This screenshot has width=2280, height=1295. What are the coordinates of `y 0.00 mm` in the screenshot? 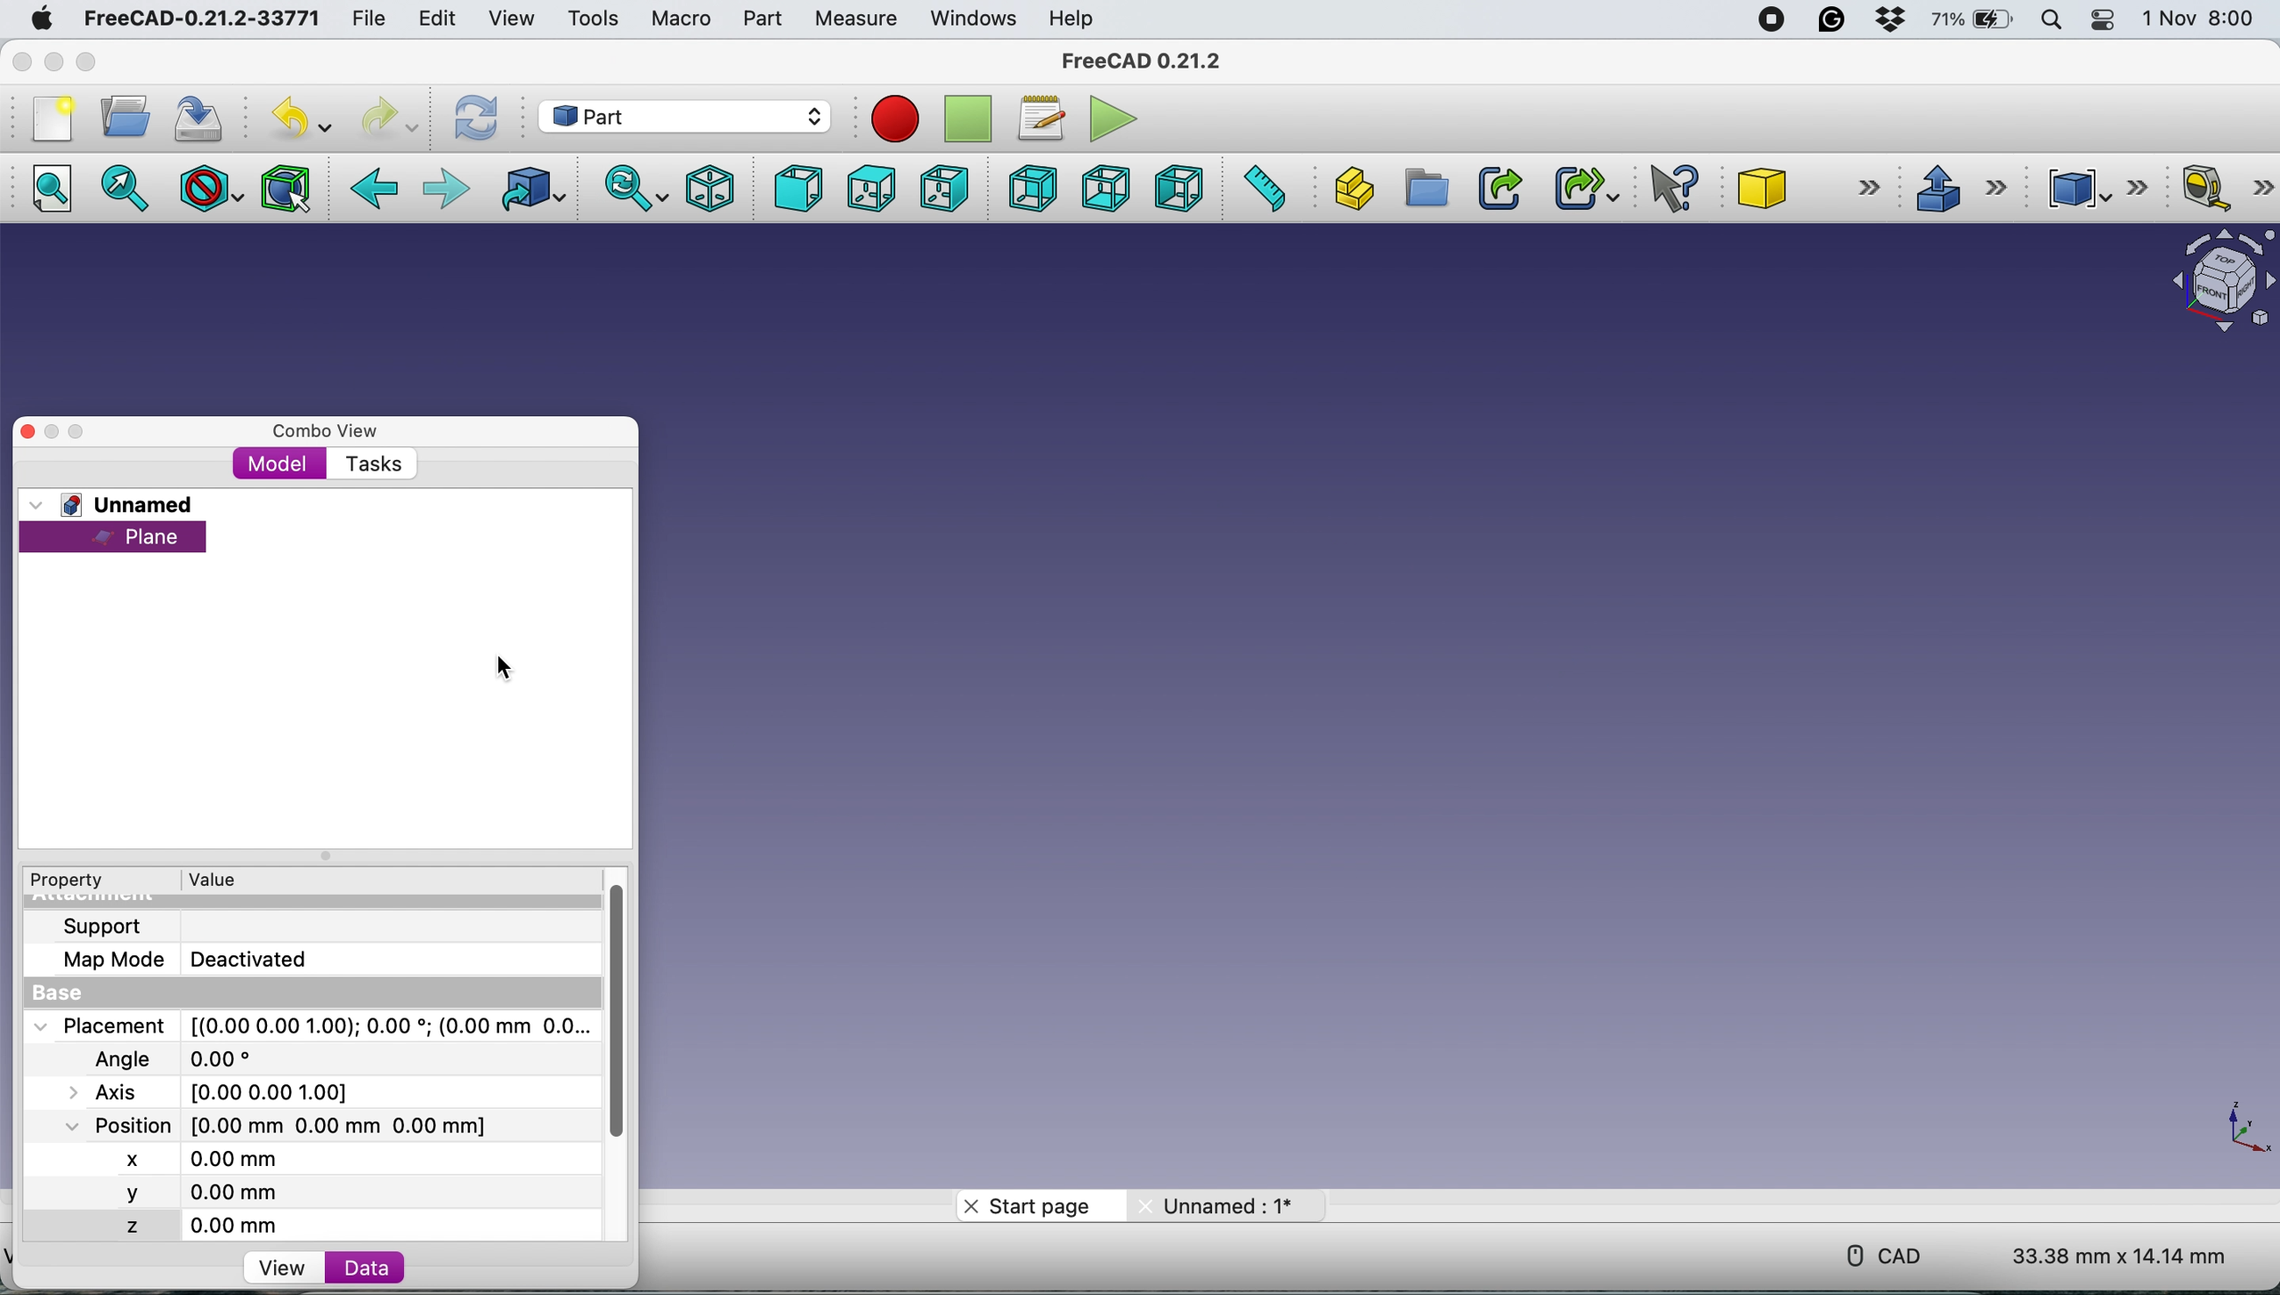 It's located at (196, 1195).